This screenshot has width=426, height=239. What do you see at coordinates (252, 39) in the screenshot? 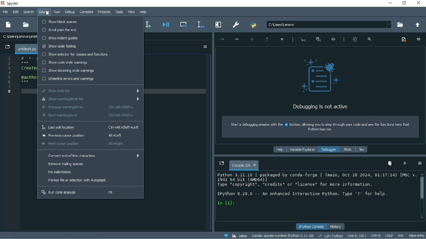
I see `Step into function or method` at bounding box center [252, 39].